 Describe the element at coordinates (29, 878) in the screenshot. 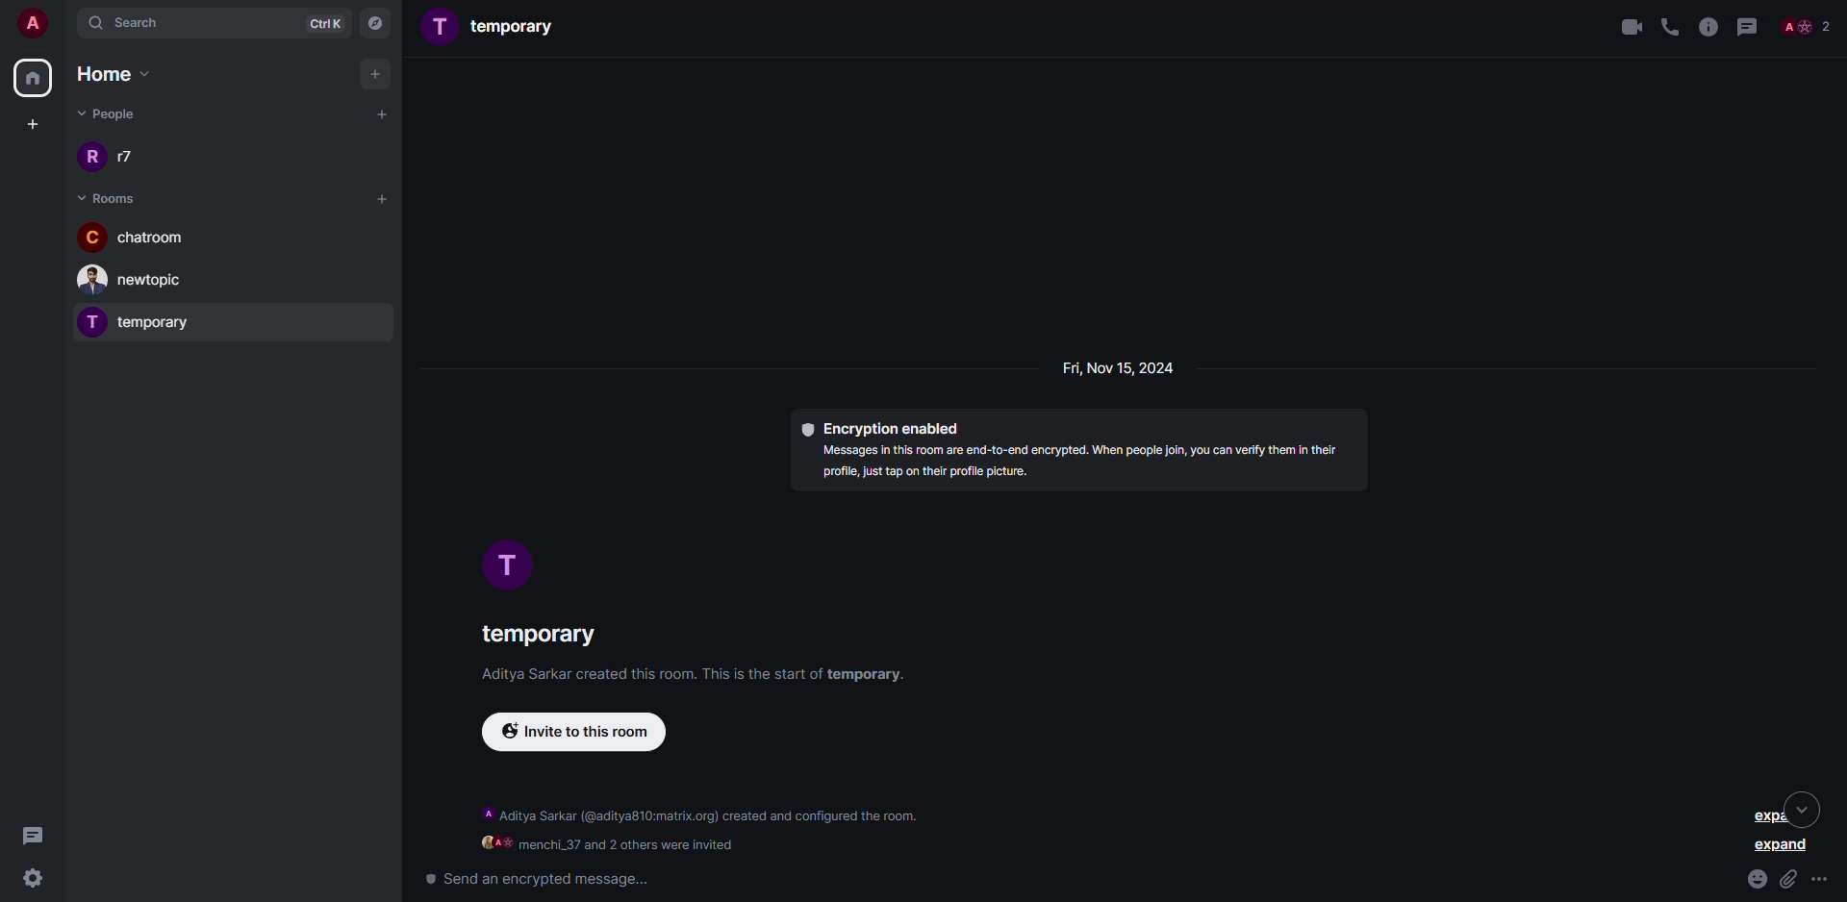

I see `settings` at that location.